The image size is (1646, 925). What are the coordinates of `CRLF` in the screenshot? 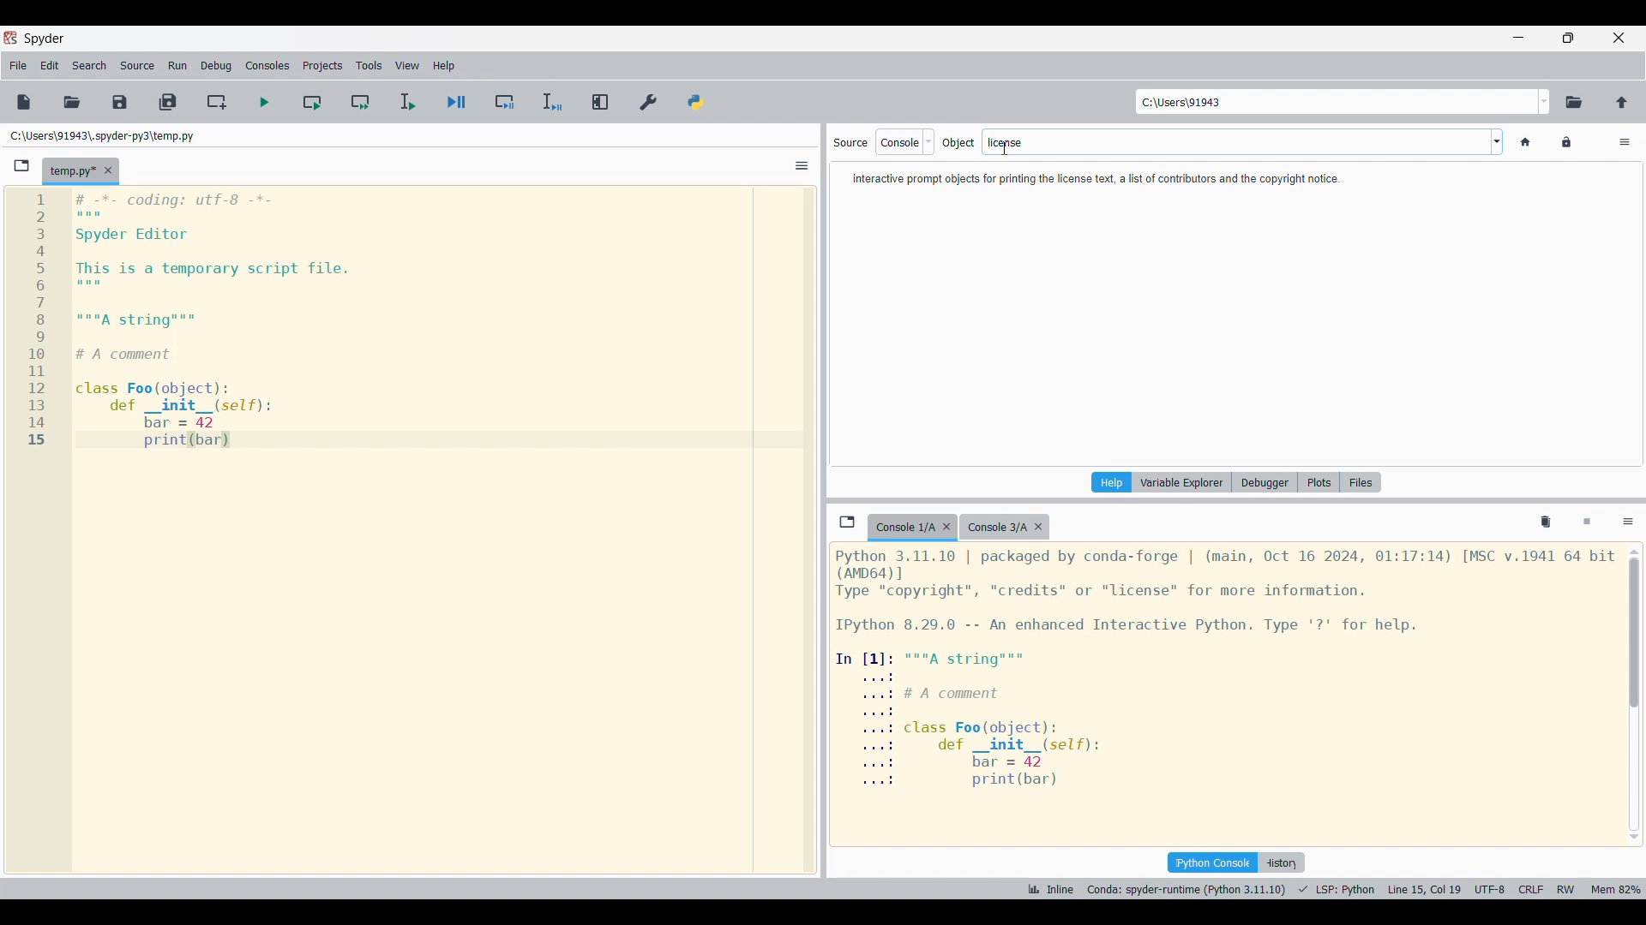 It's located at (1531, 886).